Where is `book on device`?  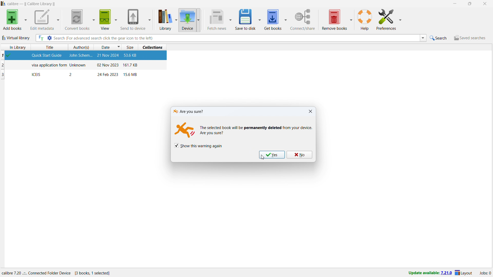 book on device is located at coordinates (84, 65).